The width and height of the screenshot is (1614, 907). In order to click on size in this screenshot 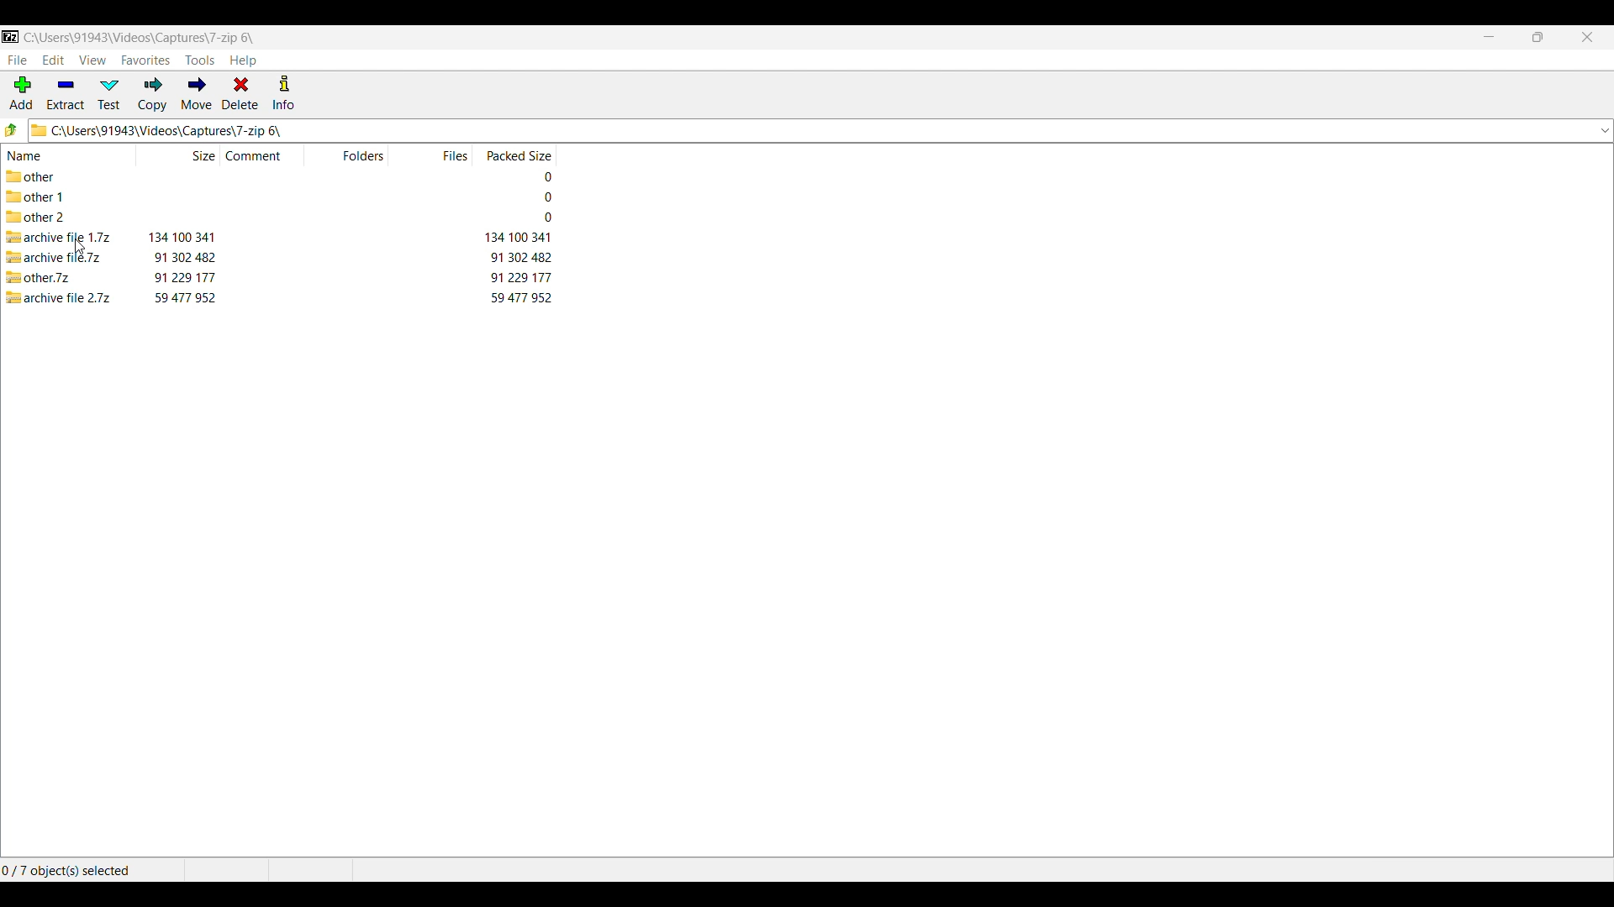, I will do `click(185, 297)`.